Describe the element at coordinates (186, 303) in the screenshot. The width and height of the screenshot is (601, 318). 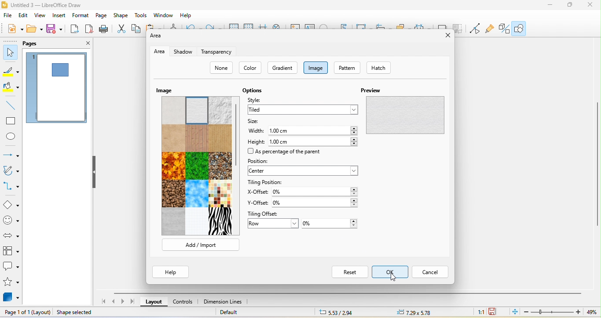
I see `controls` at that location.